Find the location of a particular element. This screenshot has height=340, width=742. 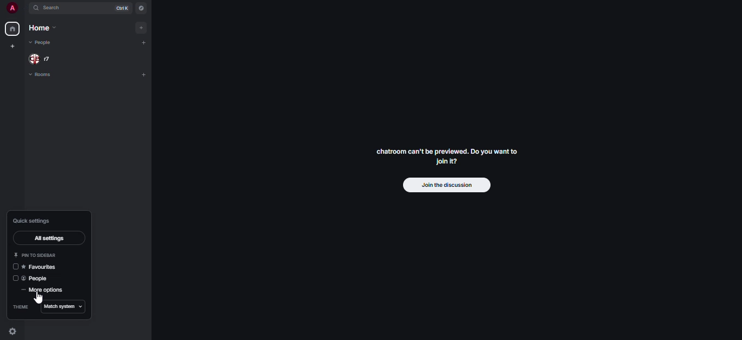

click to enable is located at coordinates (16, 279).